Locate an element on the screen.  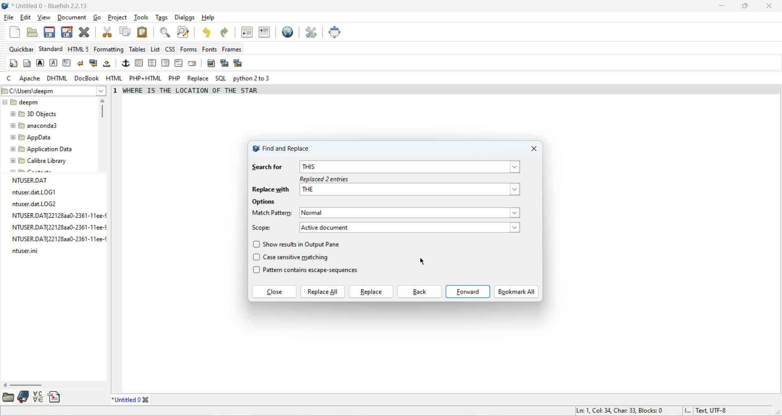
forms is located at coordinates (189, 49).